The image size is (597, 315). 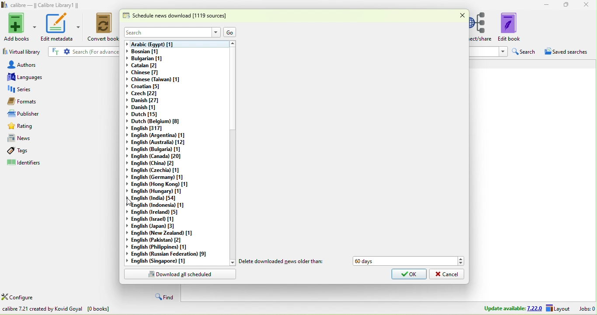 I want to click on news, so click(x=62, y=139).